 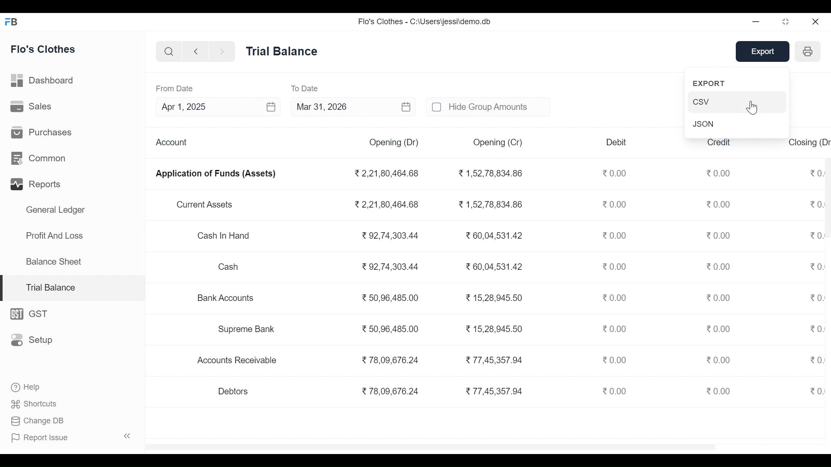 What do you see at coordinates (808, 52) in the screenshot?
I see `Print` at bounding box center [808, 52].